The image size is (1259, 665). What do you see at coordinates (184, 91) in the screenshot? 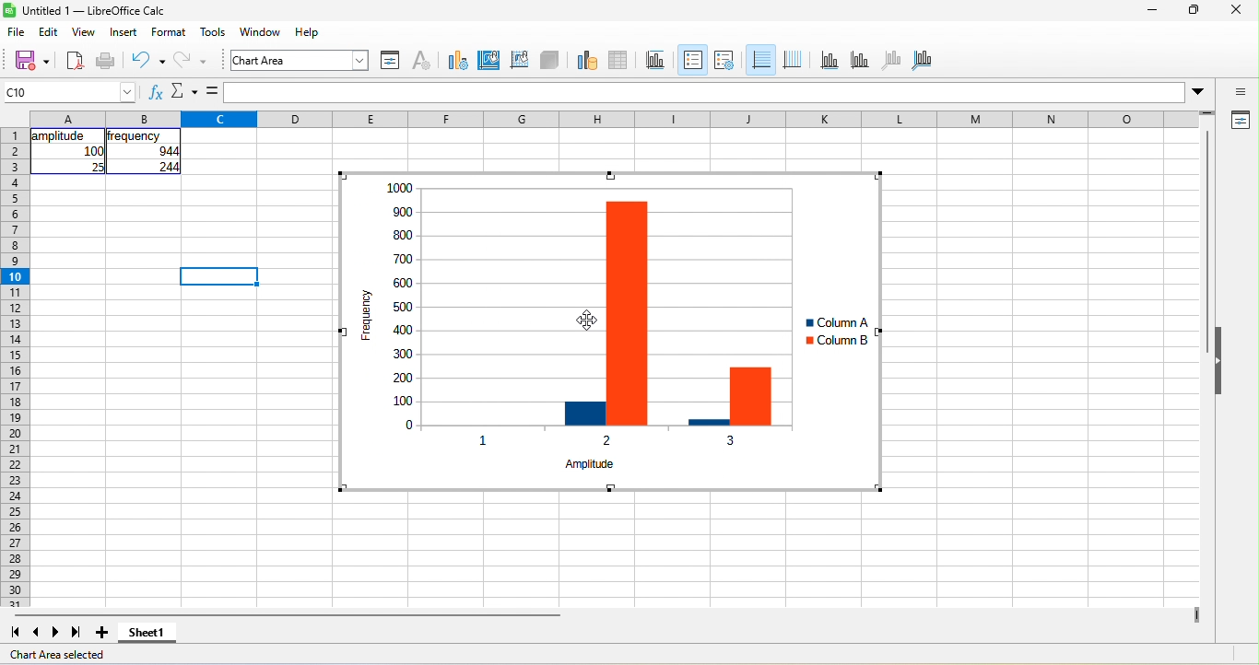
I see `Function options` at bounding box center [184, 91].